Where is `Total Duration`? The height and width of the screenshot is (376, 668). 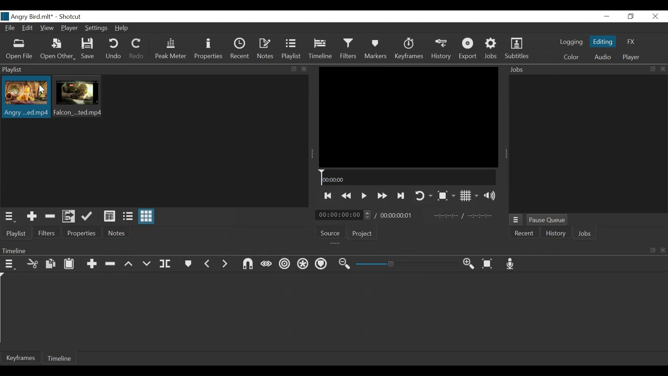 Total Duration is located at coordinates (399, 216).